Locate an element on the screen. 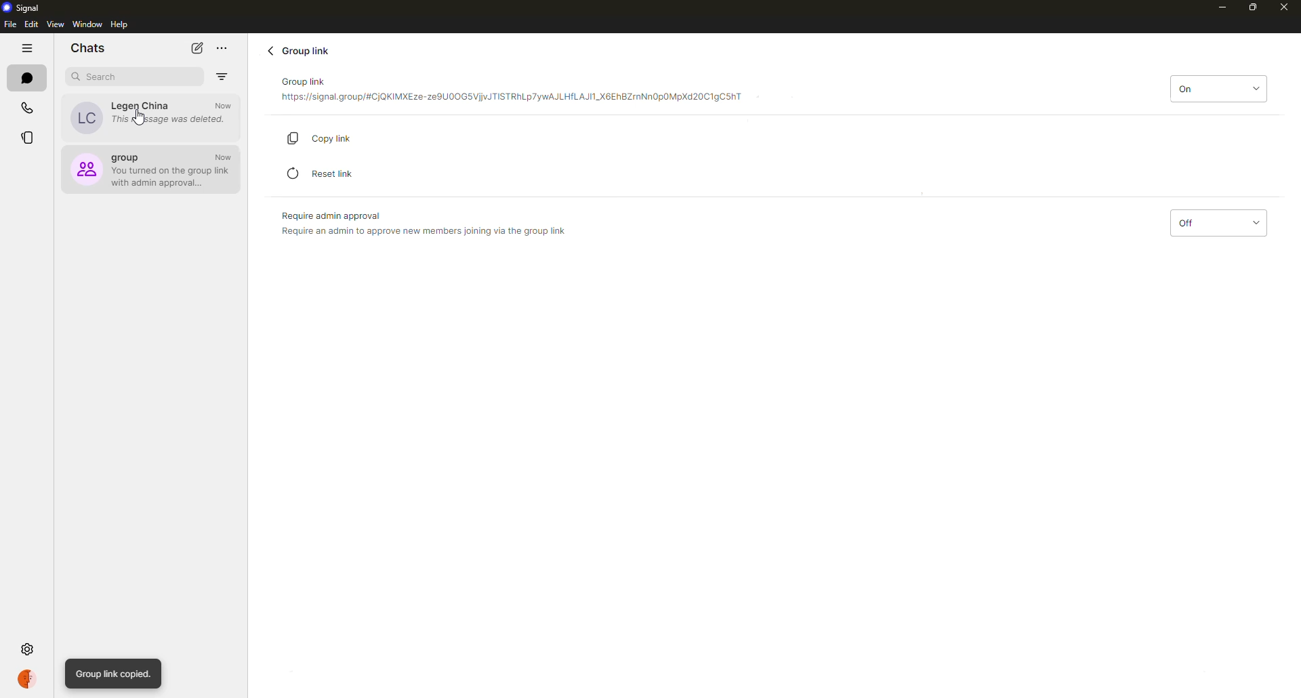  copy link is located at coordinates (330, 137).